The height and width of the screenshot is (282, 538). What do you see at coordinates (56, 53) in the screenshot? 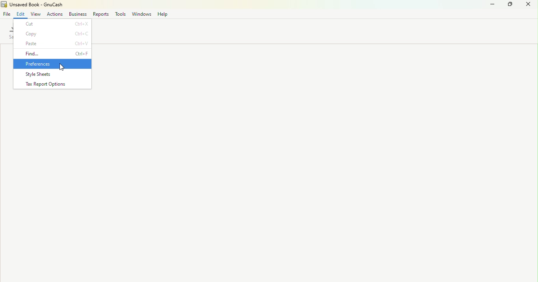
I see `Find` at bounding box center [56, 53].